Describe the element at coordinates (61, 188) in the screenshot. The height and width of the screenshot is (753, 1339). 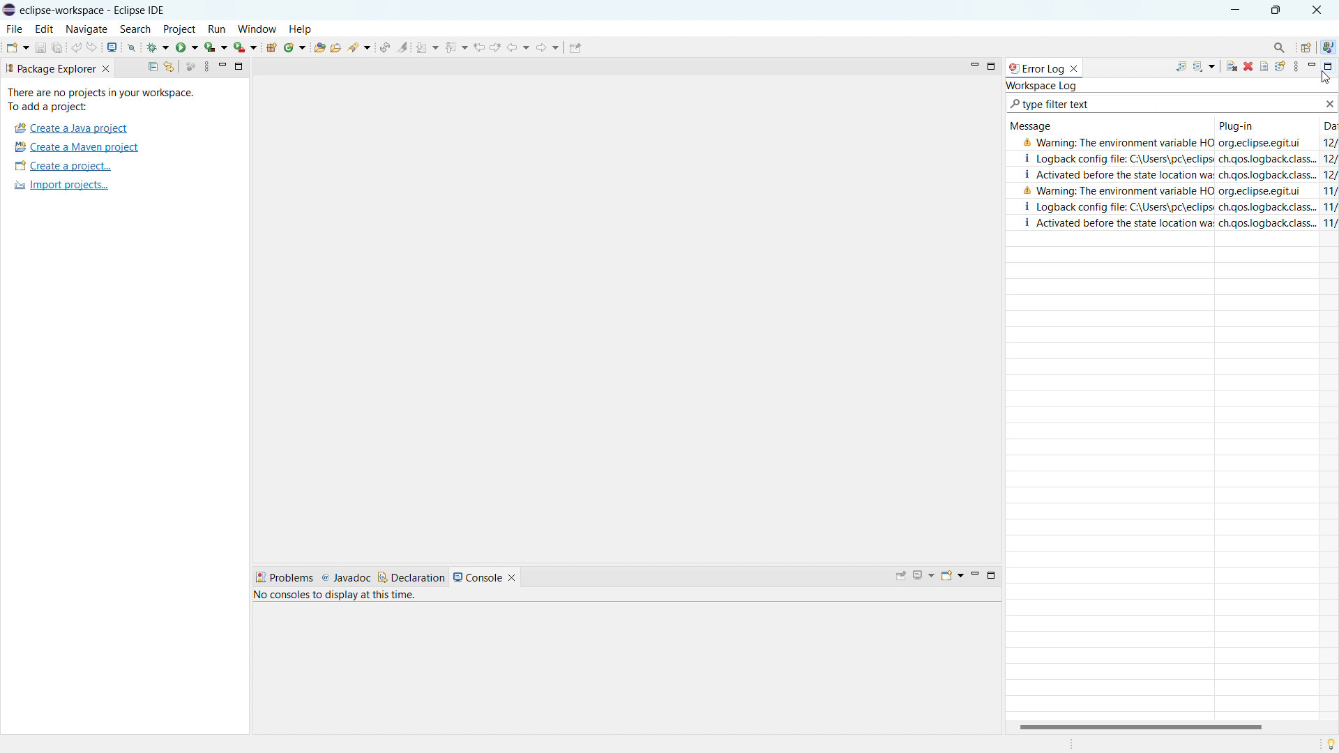
I see `import protects...` at that location.